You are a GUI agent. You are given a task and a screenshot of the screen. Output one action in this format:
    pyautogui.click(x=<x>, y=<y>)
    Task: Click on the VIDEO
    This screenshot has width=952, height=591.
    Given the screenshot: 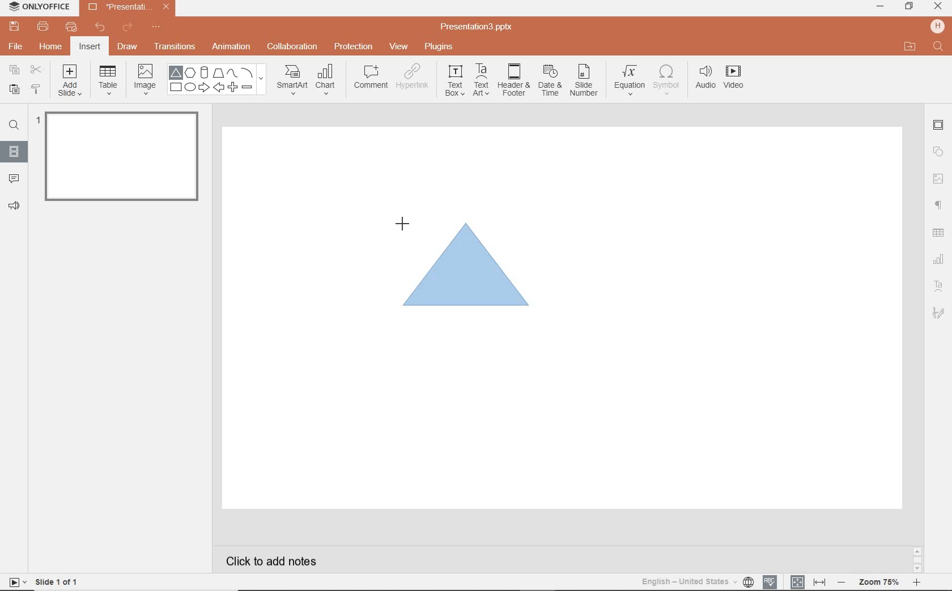 What is the action you would take?
    pyautogui.click(x=737, y=79)
    